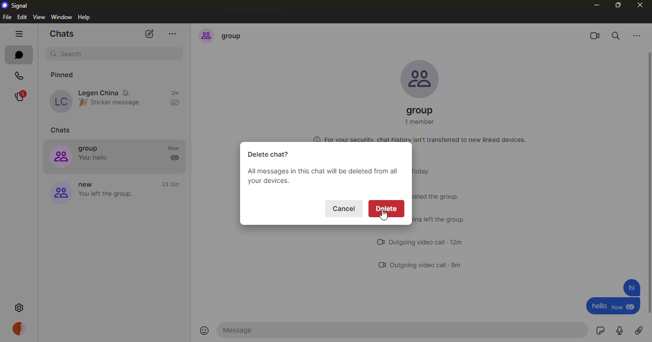  Describe the element at coordinates (90, 149) in the screenshot. I see `group` at that location.